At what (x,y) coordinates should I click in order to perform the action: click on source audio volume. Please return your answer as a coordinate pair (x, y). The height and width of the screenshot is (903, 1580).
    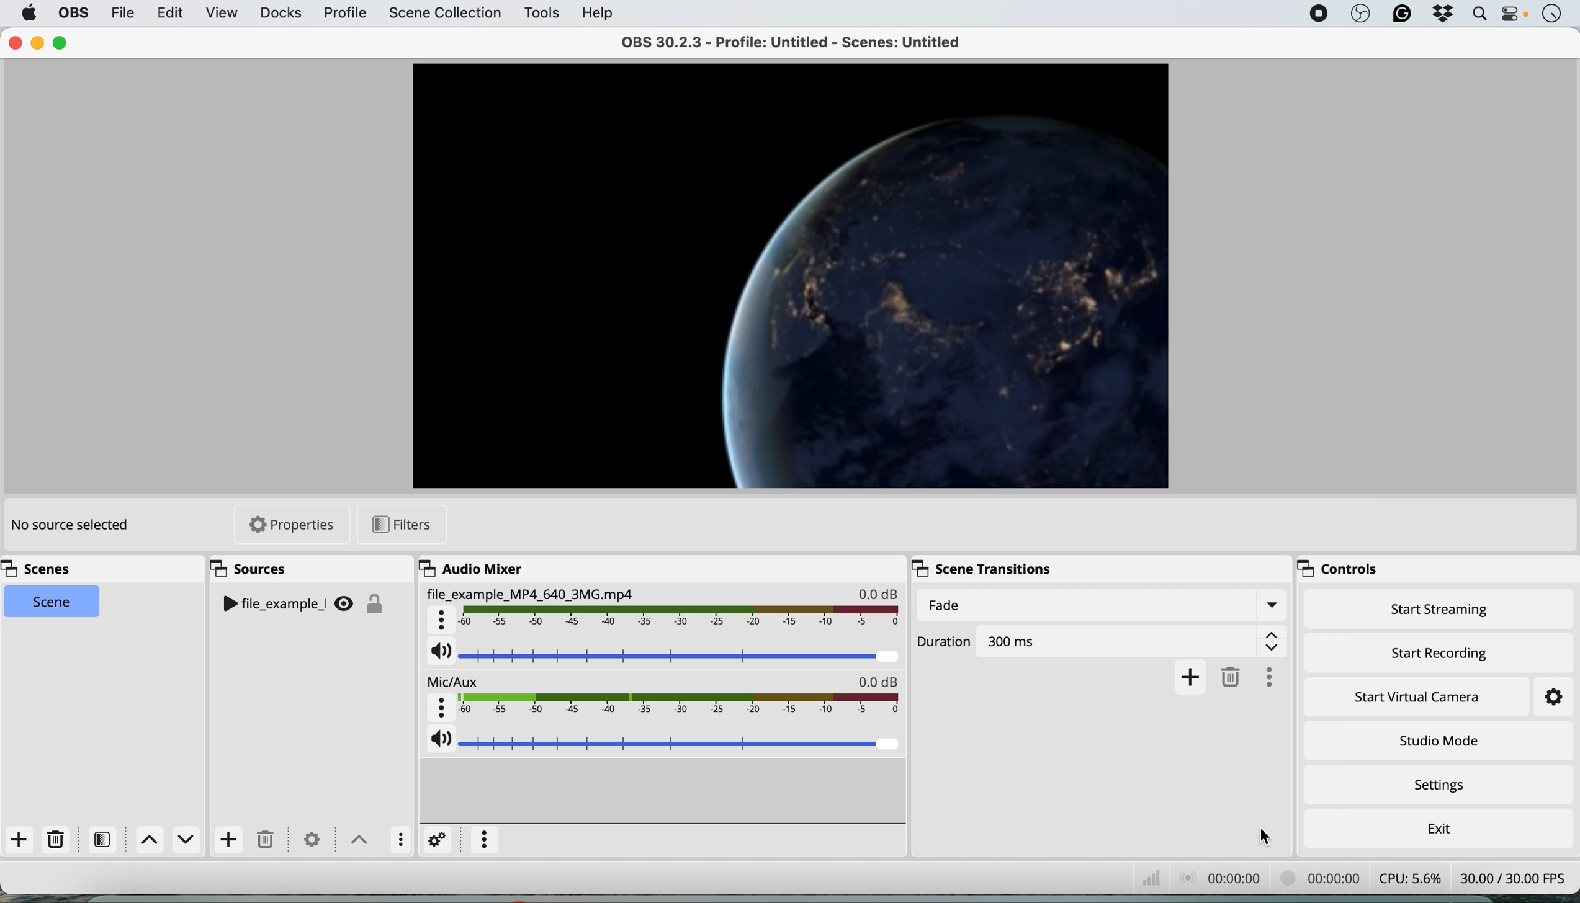
    Looking at the image, I should click on (664, 656).